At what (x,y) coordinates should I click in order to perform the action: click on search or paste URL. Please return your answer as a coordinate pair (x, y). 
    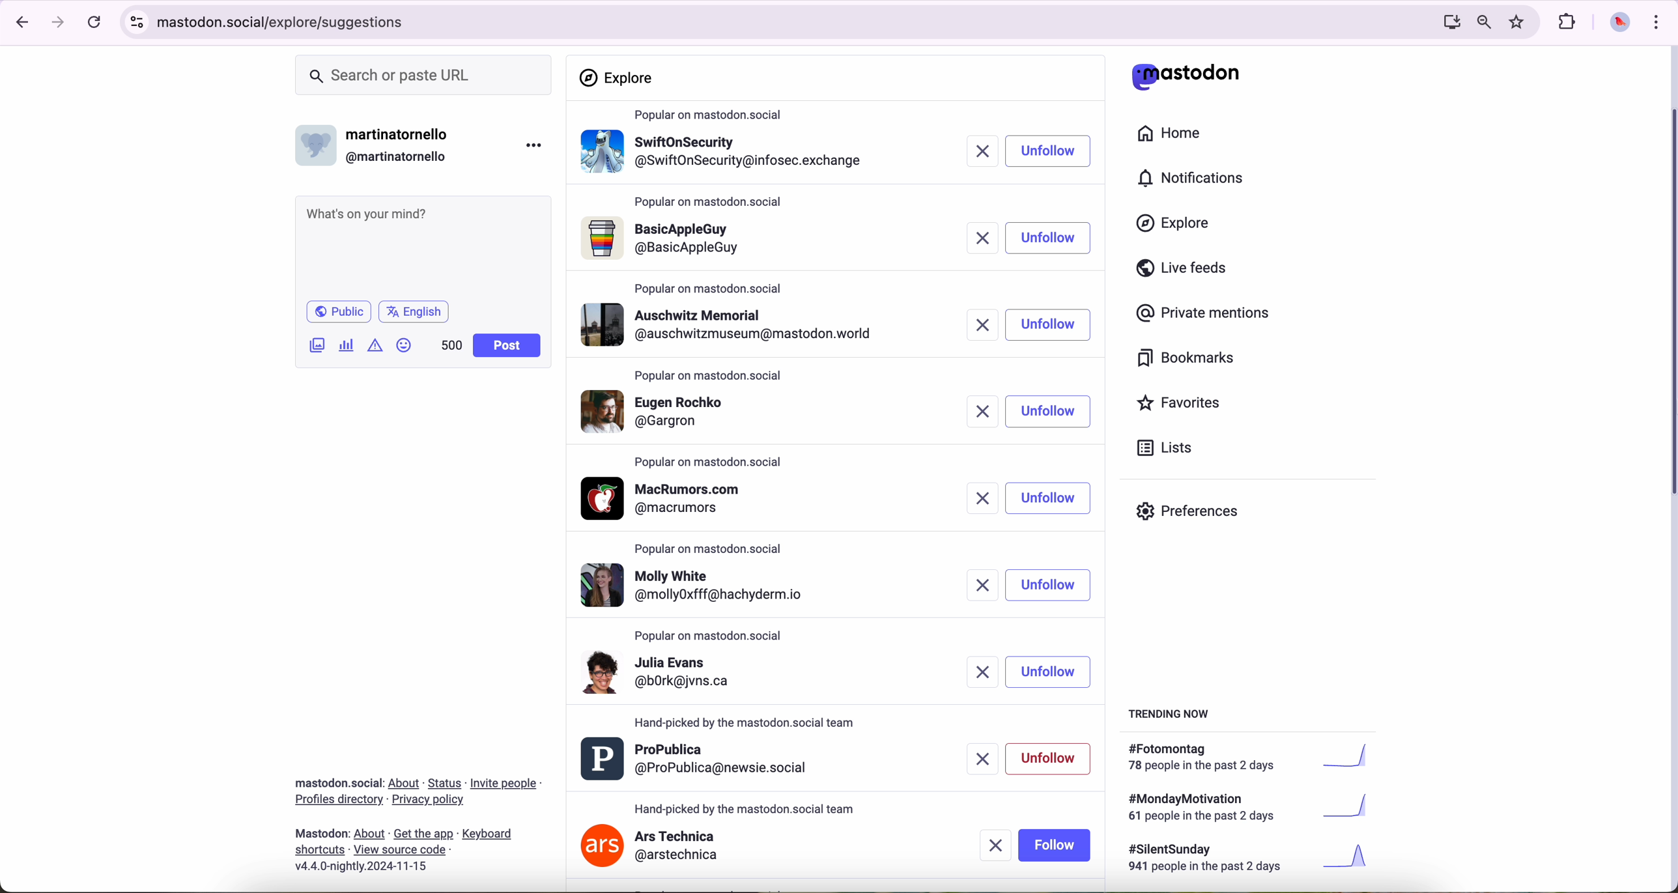
    Looking at the image, I should click on (423, 76).